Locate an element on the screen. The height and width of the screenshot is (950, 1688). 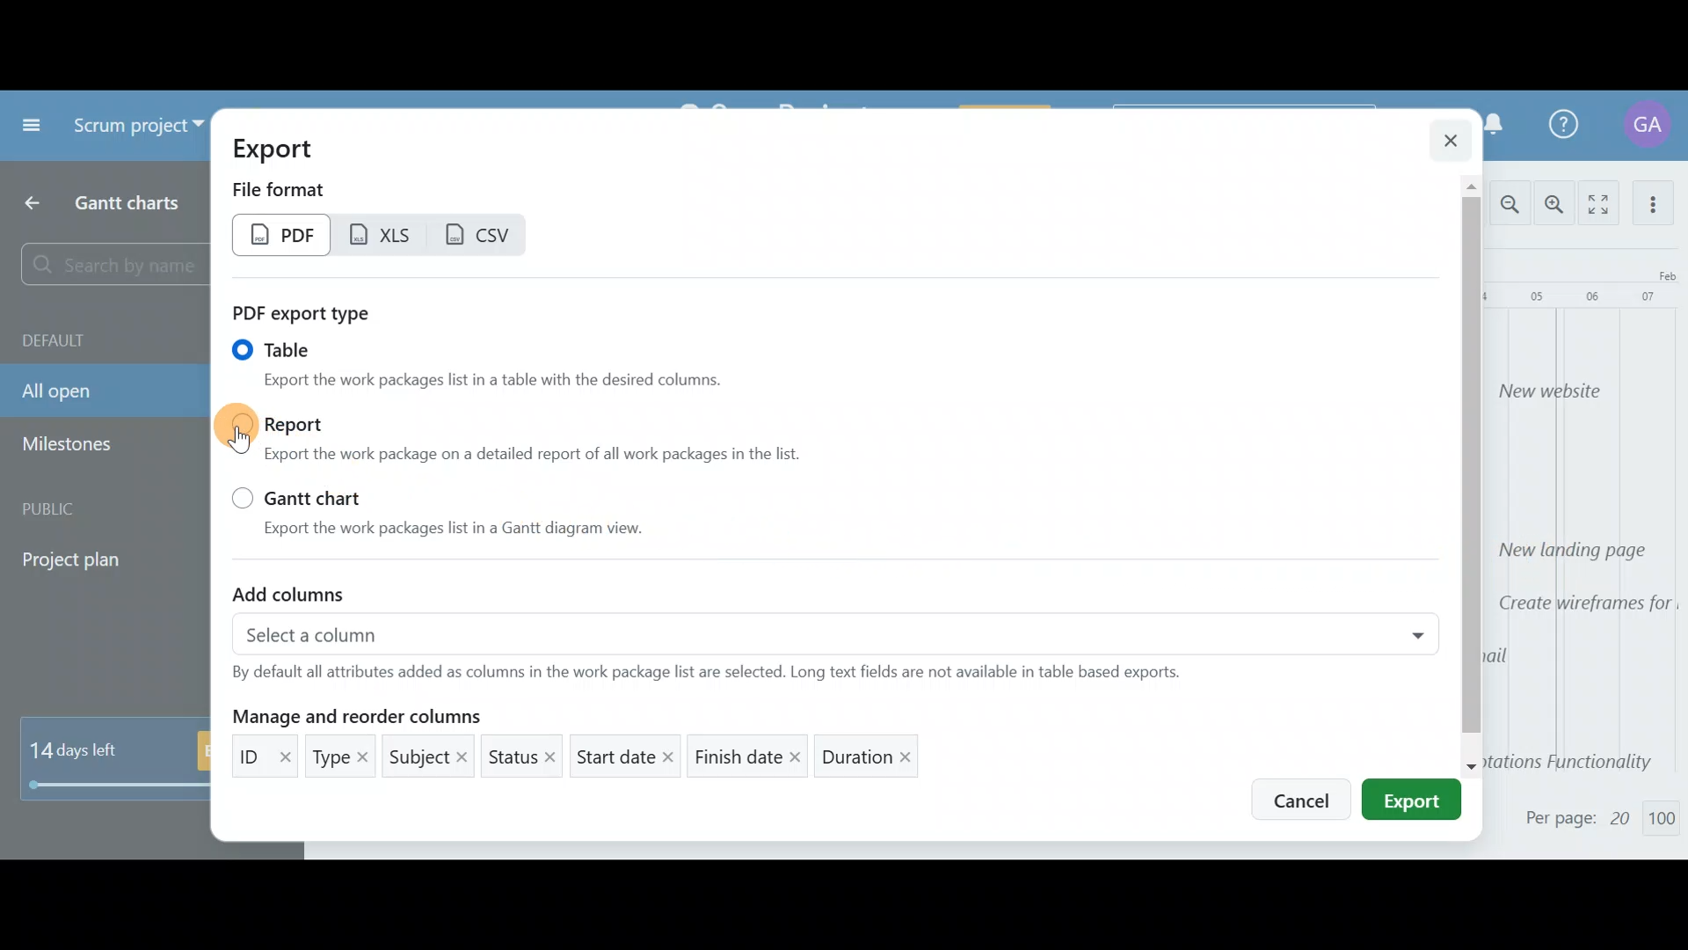
Gantt chart is located at coordinates (287, 500).